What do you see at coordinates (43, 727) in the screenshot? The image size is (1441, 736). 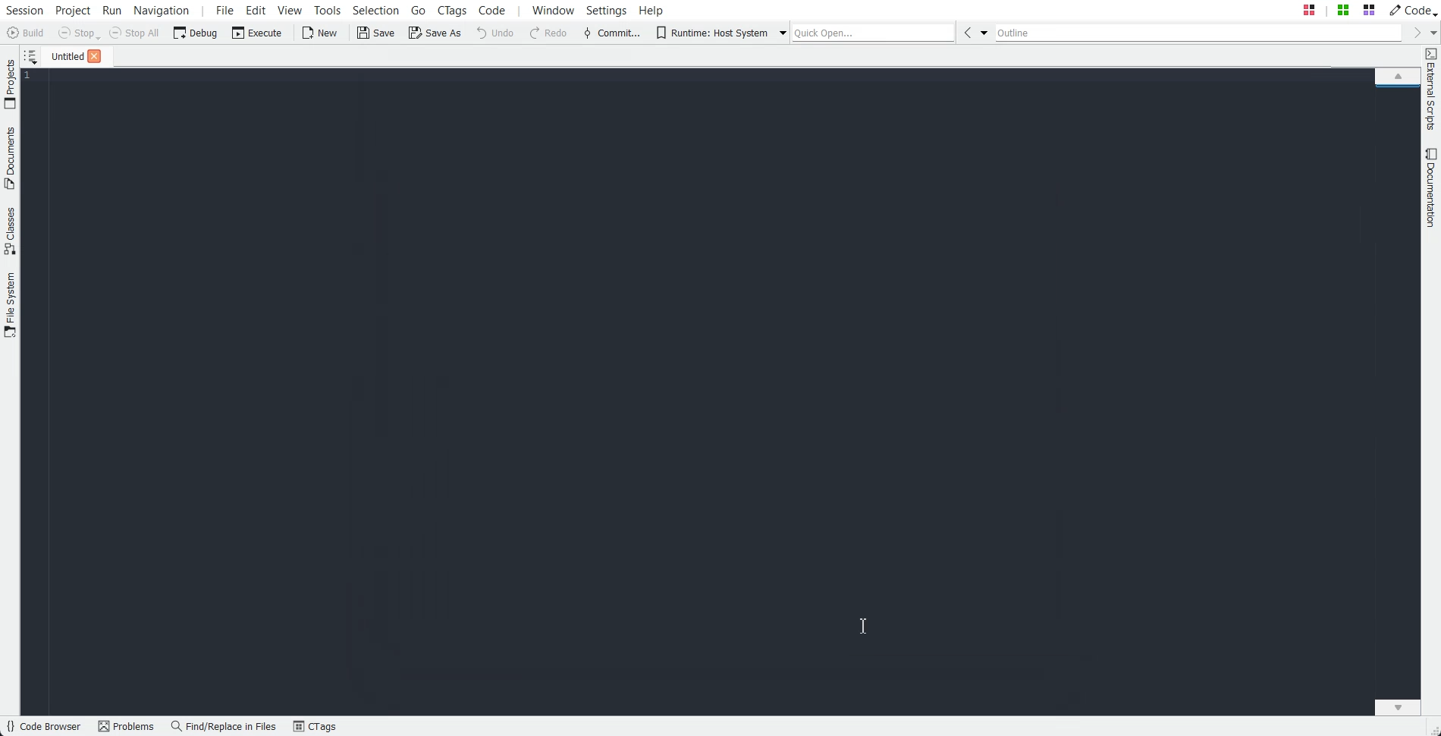 I see `Code Browser` at bounding box center [43, 727].